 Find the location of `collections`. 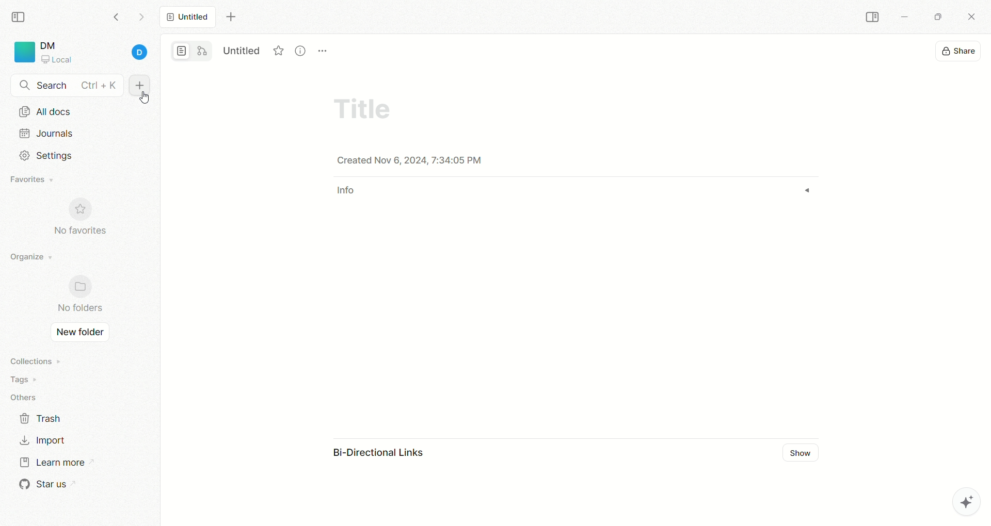

collections is located at coordinates (34, 361).